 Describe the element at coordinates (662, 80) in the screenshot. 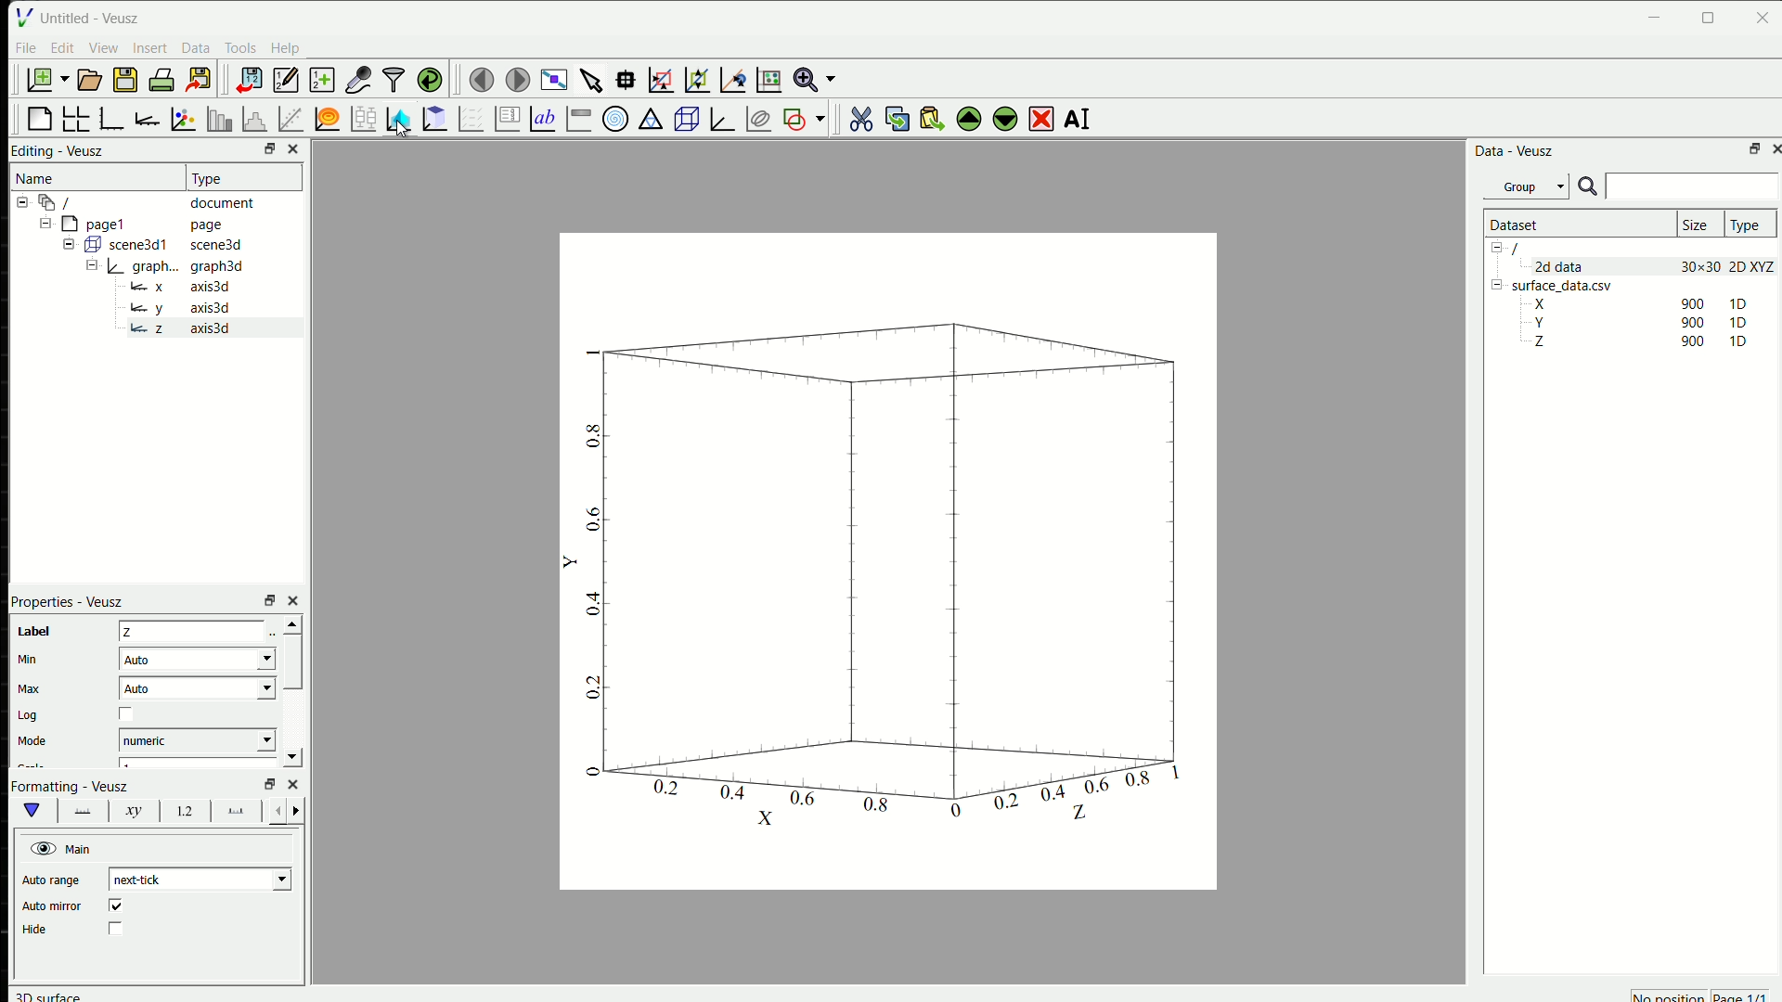

I see `draw a rectangle to zoom graph axes` at that location.